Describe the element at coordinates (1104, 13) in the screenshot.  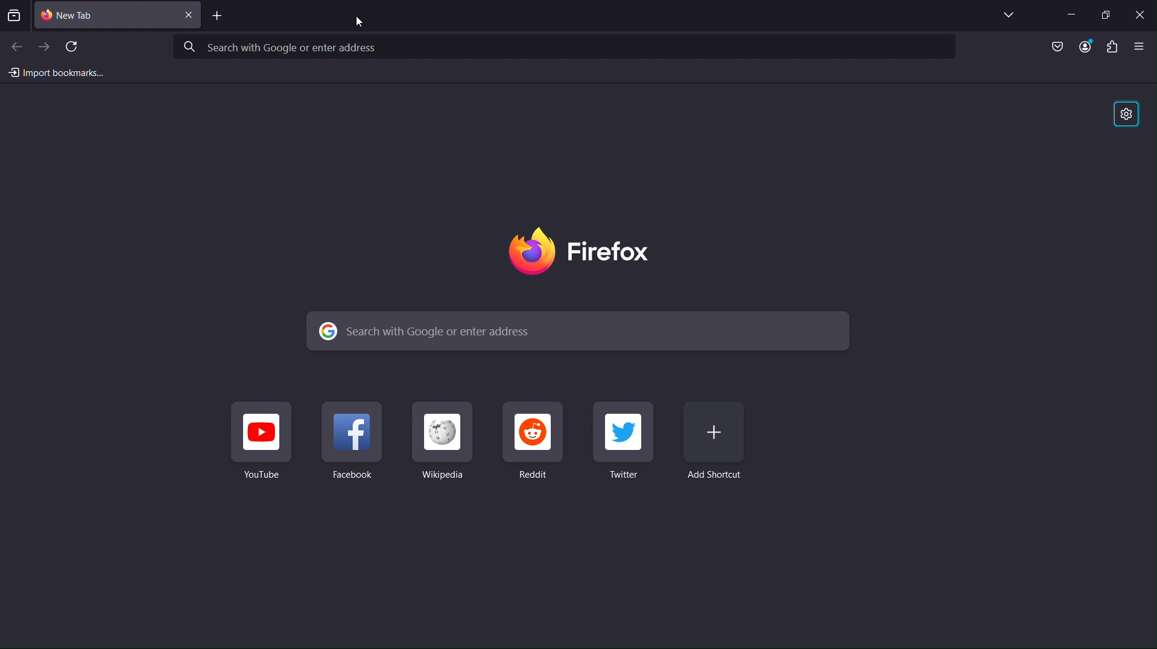
I see `Maximize` at that location.